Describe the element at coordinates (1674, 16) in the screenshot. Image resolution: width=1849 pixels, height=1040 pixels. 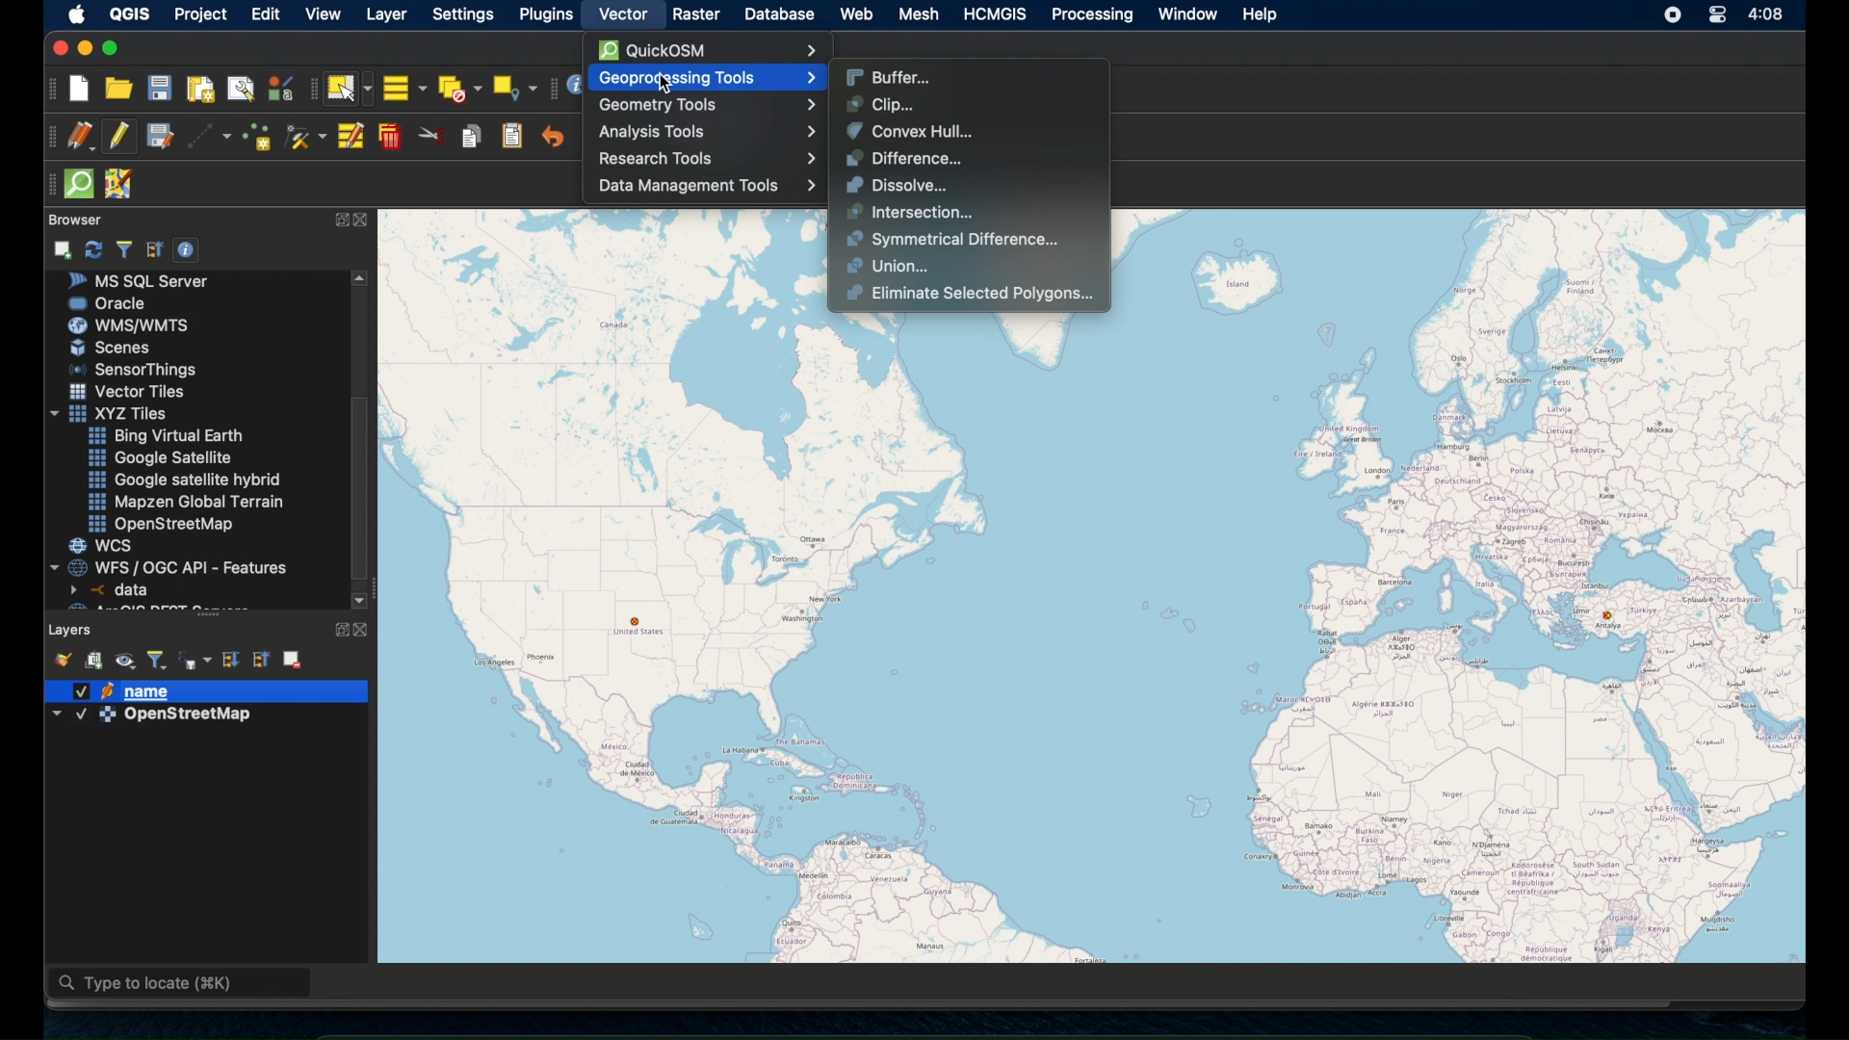
I see `screen recorder icon` at that location.